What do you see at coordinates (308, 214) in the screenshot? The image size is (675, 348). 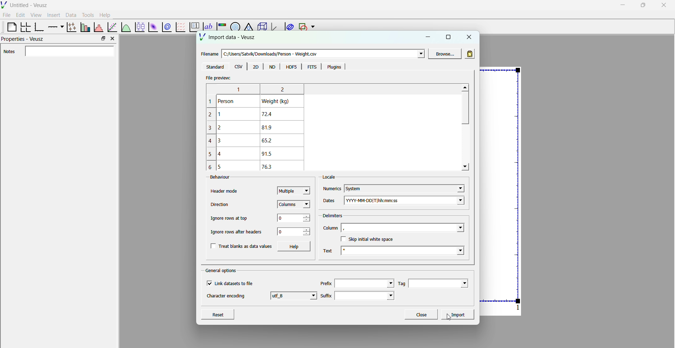 I see `increase value` at bounding box center [308, 214].